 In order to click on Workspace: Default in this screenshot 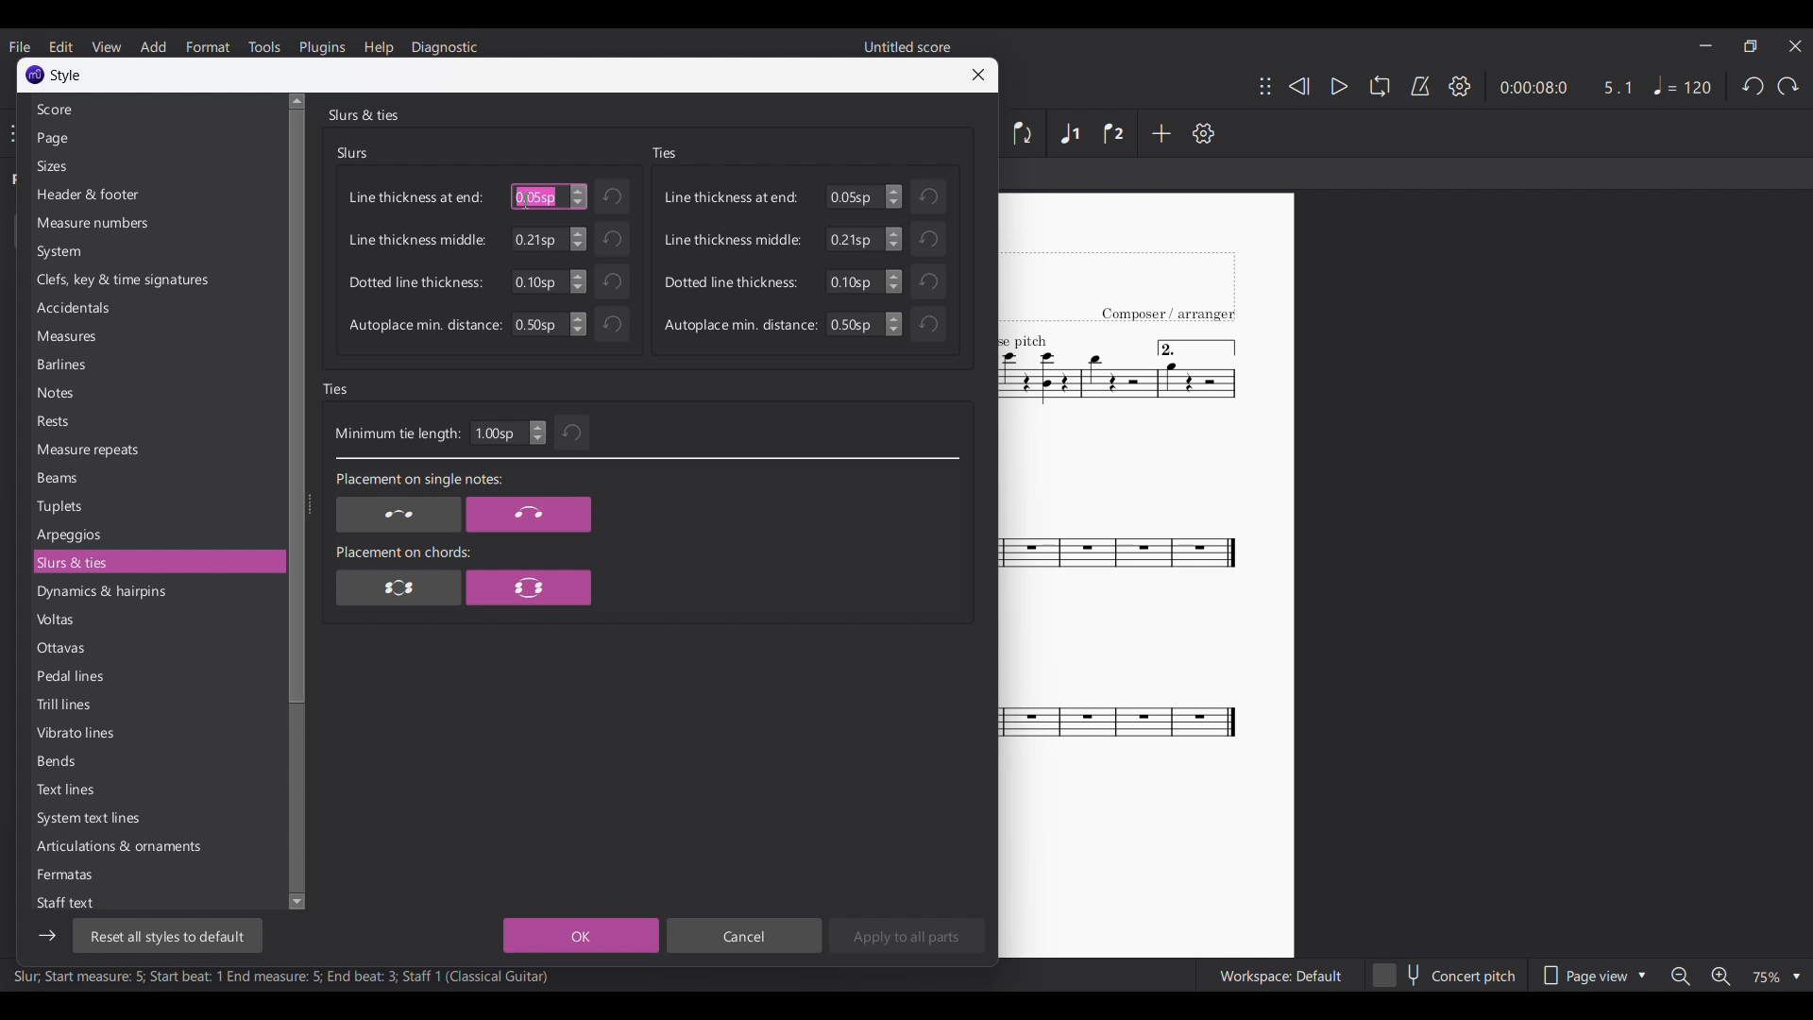, I will do `click(1280, 975)`.